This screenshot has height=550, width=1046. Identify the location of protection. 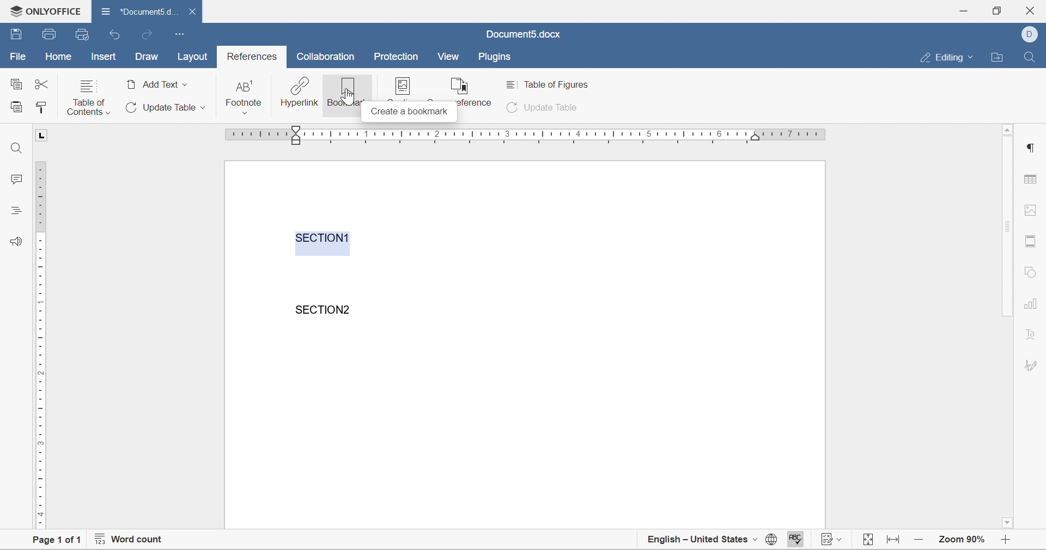
(396, 56).